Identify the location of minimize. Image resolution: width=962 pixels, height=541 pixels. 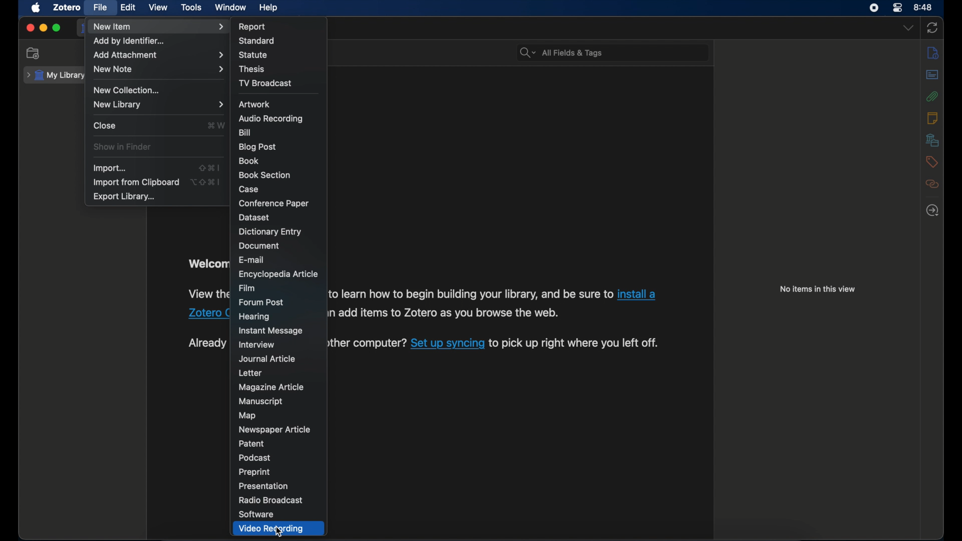
(43, 28).